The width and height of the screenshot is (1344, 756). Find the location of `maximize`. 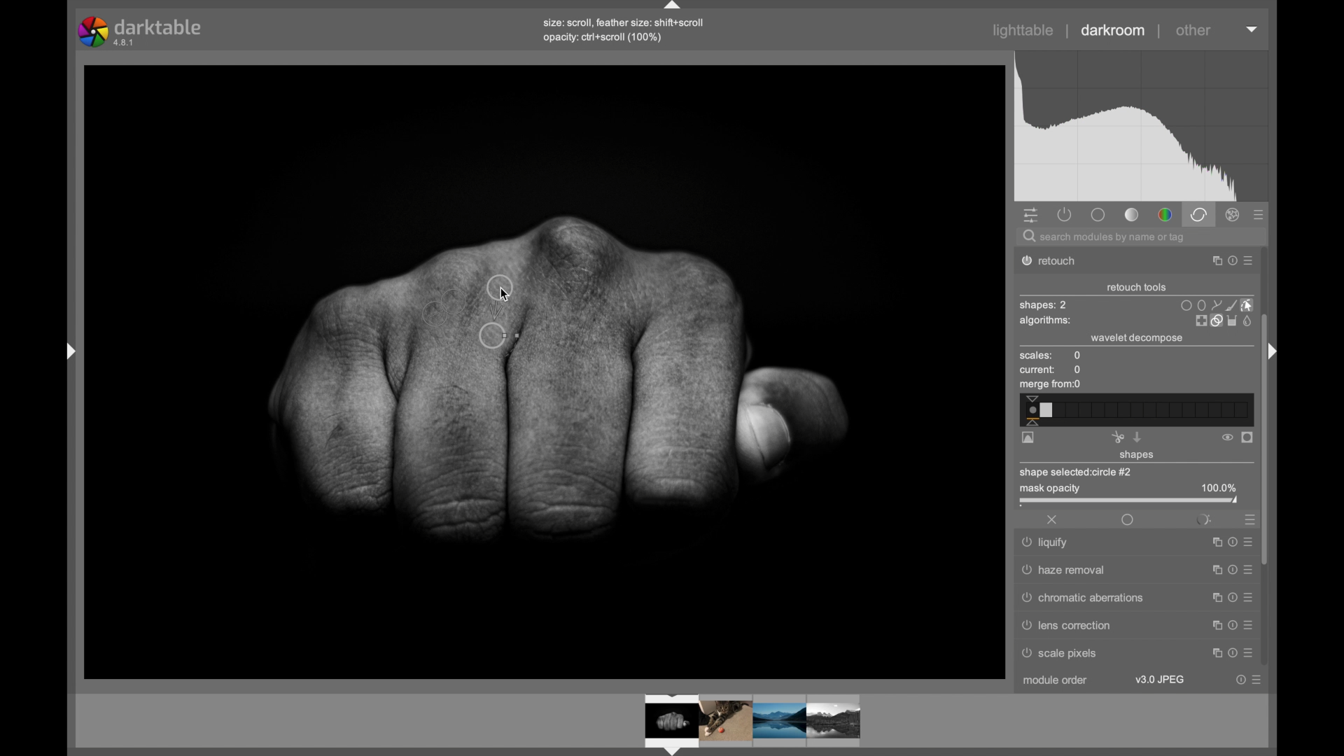

maximize is located at coordinates (1212, 570).